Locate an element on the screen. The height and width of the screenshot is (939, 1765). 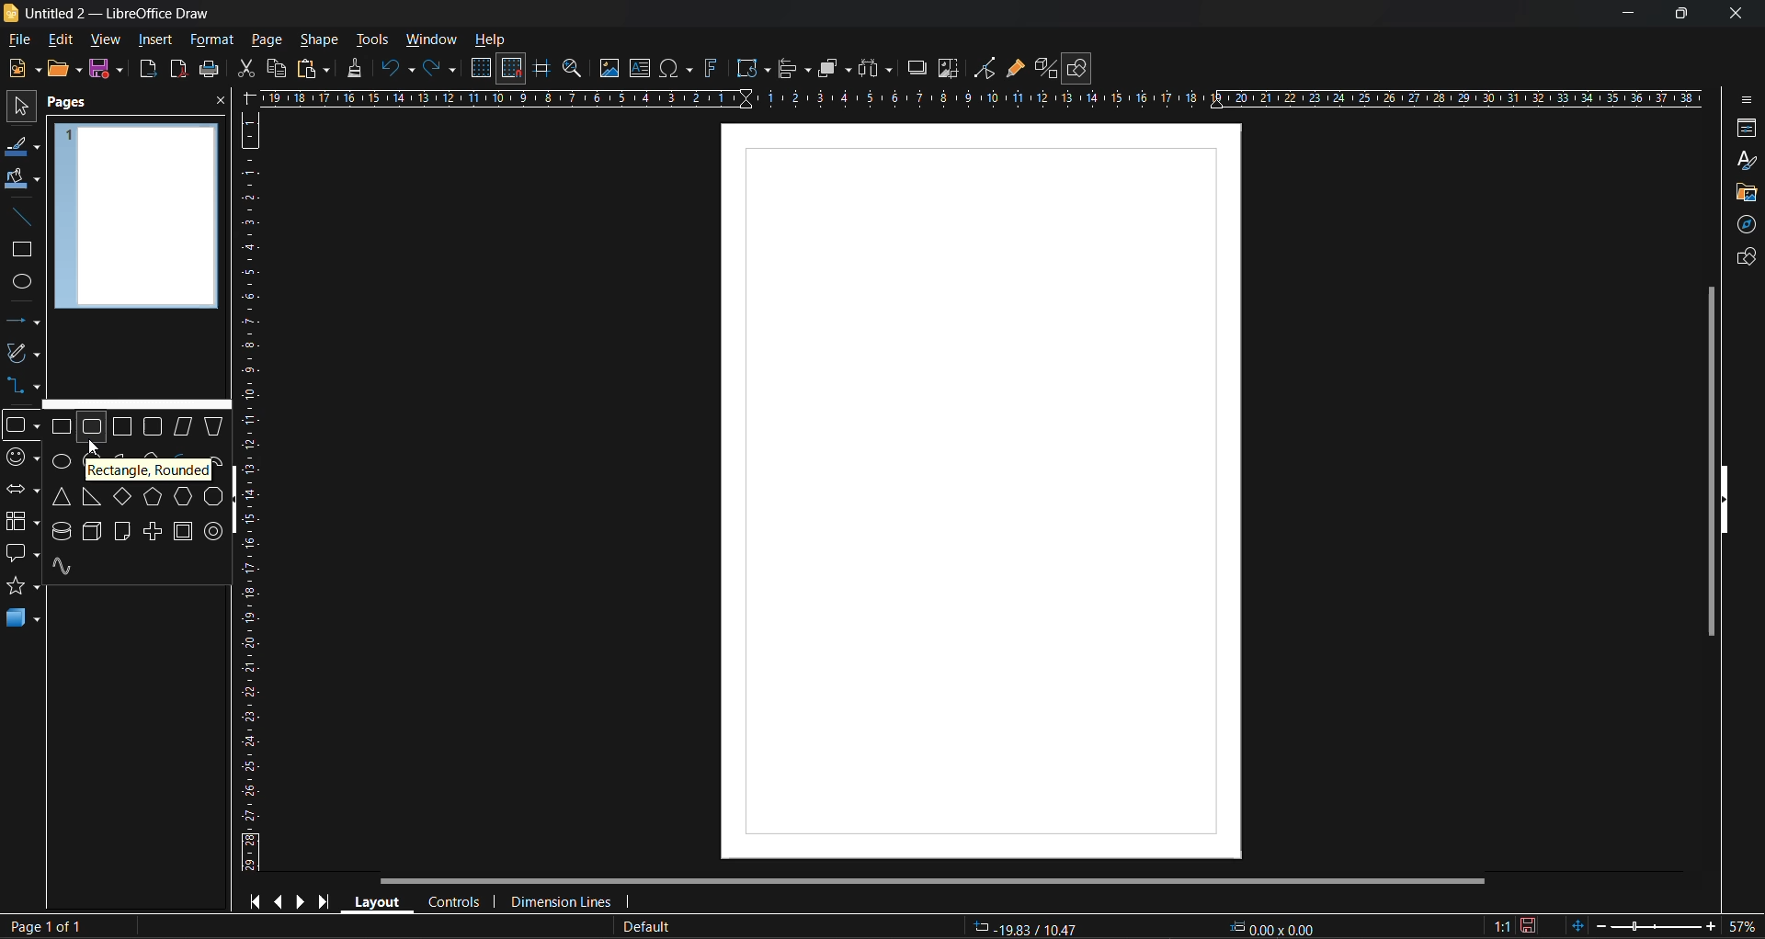
special characters is located at coordinates (678, 69).